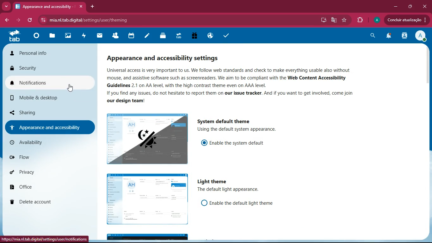  I want to click on Enable the default light theme, so click(244, 203).